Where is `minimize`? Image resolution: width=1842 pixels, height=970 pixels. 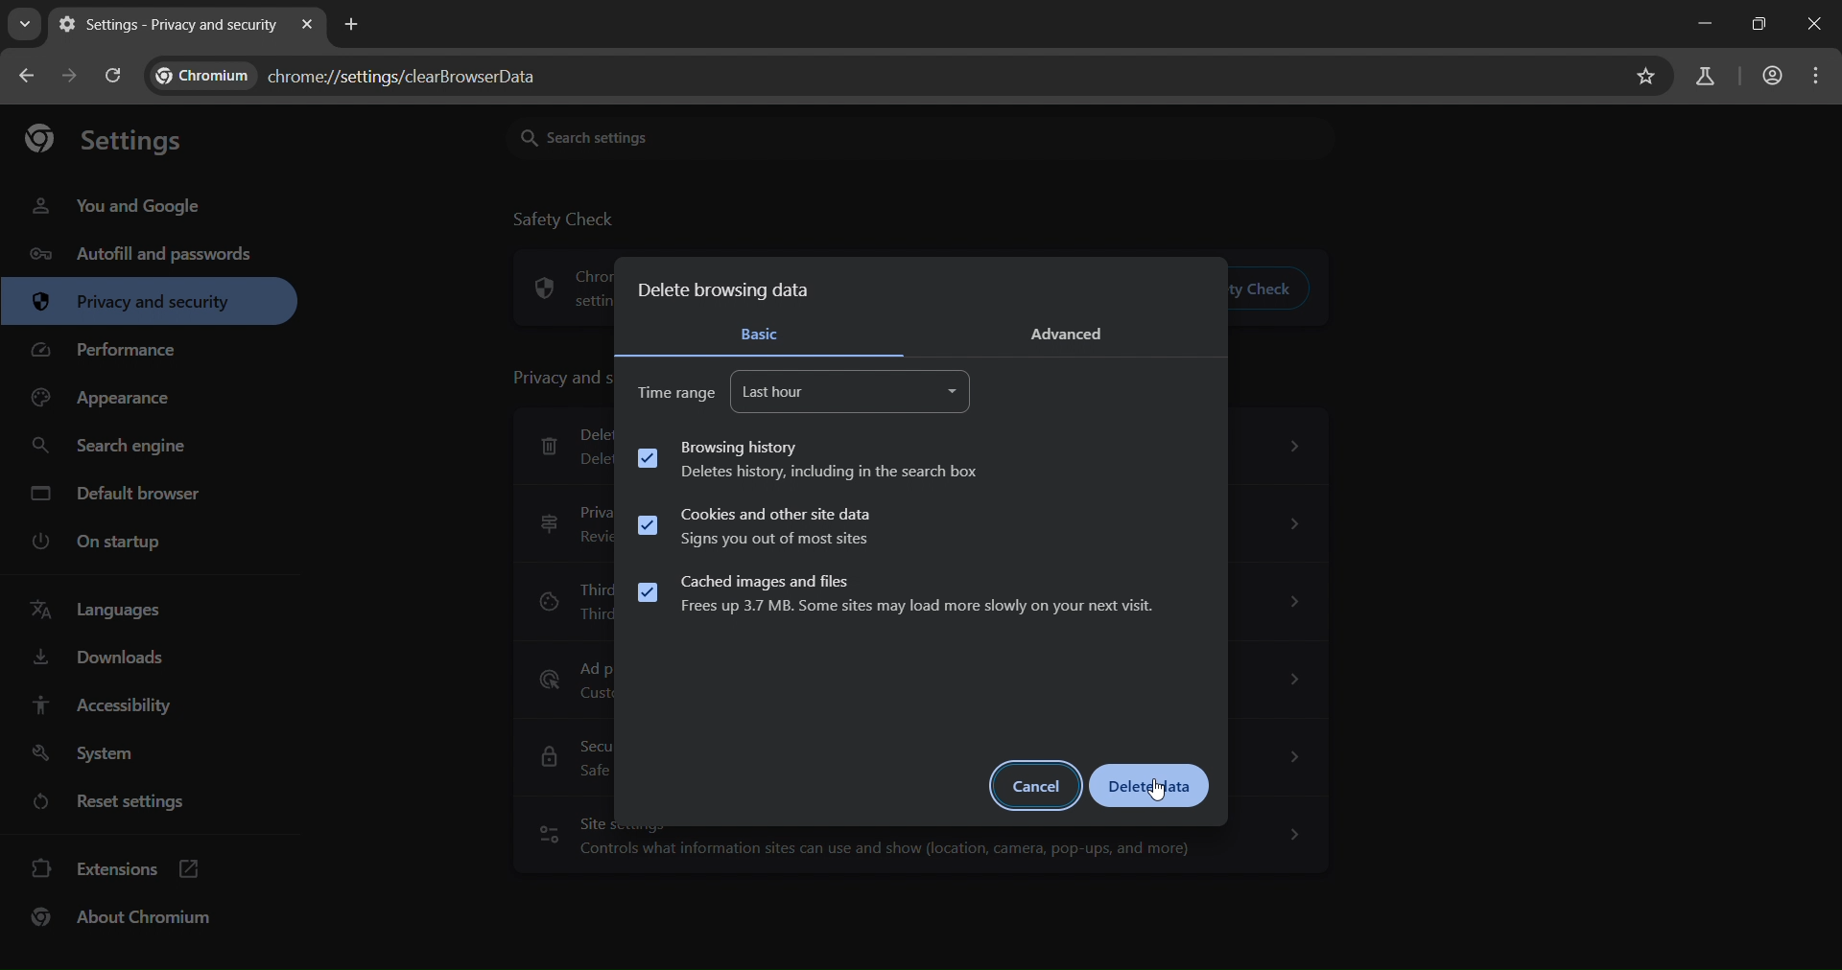
minimize is located at coordinates (1702, 26).